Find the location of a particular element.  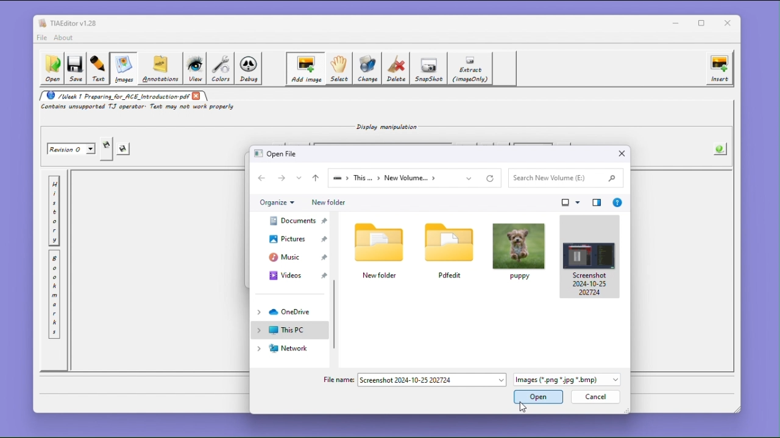

view  is located at coordinates (194, 69).